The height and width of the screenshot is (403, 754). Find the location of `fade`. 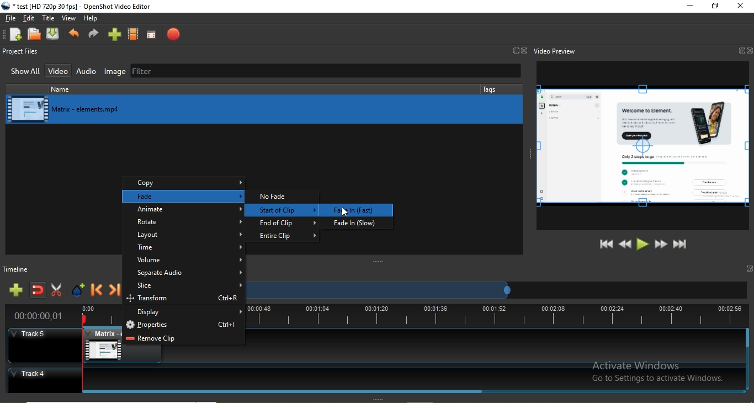

fade is located at coordinates (185, 197).